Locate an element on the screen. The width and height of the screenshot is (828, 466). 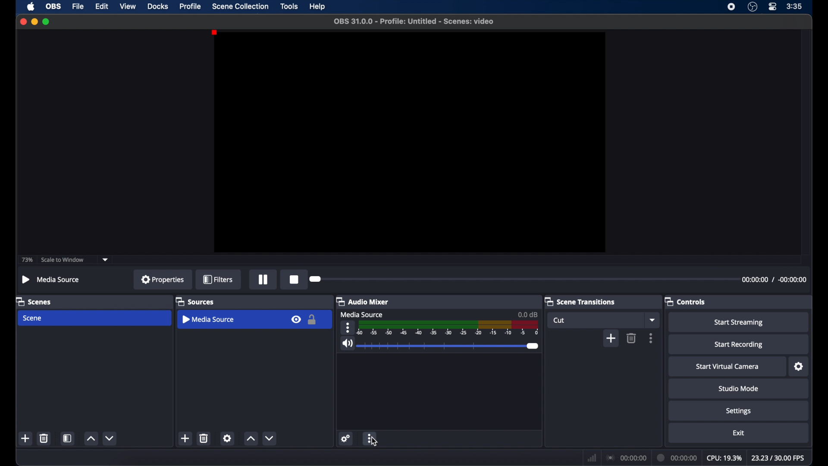
increment is located at coordinates (91, 438).